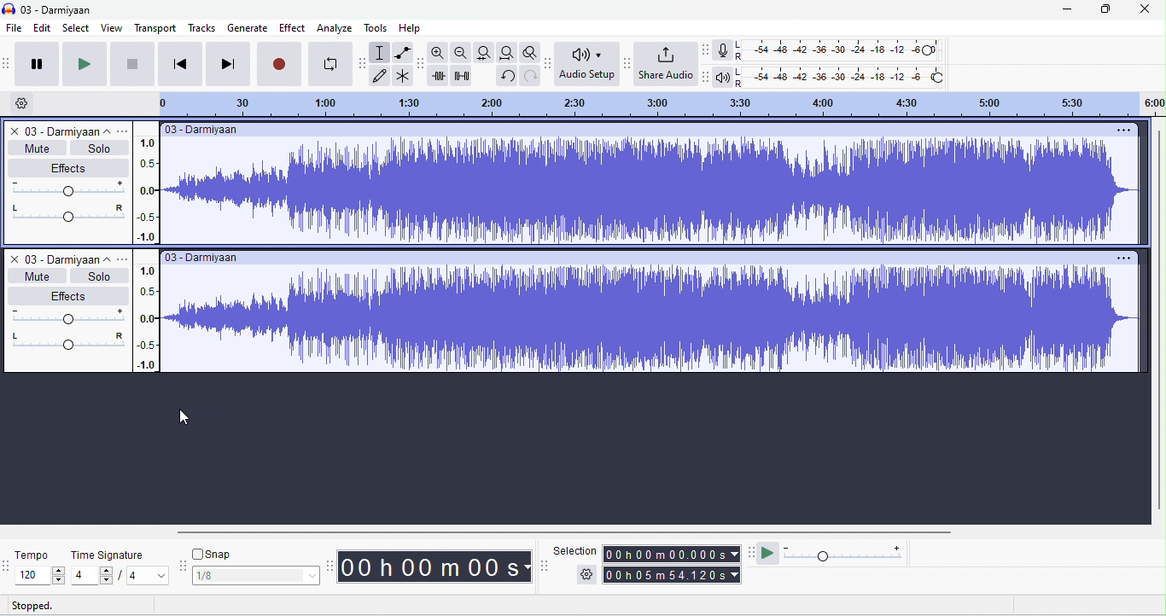 This screenshot has width=1166, height=616. I want to click on solo, so click(102, 148).